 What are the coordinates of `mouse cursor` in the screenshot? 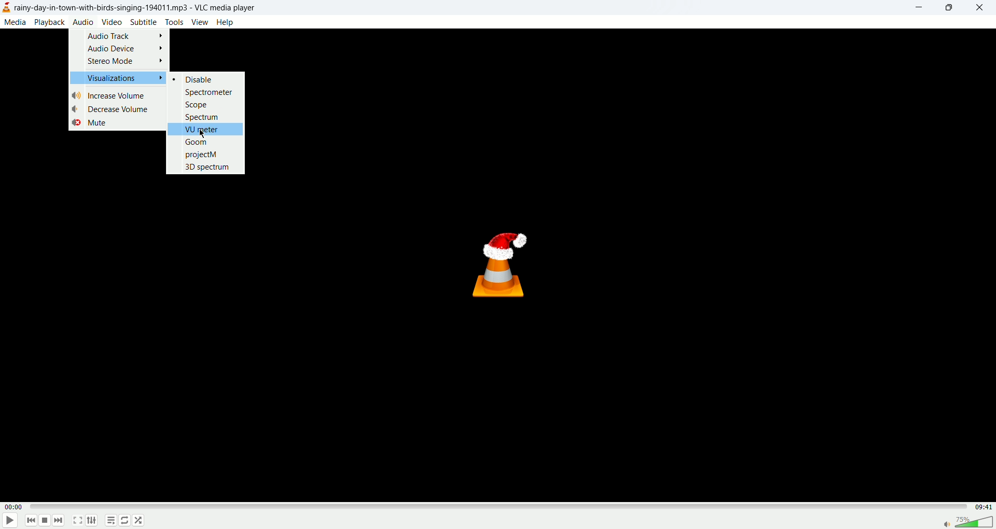 It's located at (206, 136).